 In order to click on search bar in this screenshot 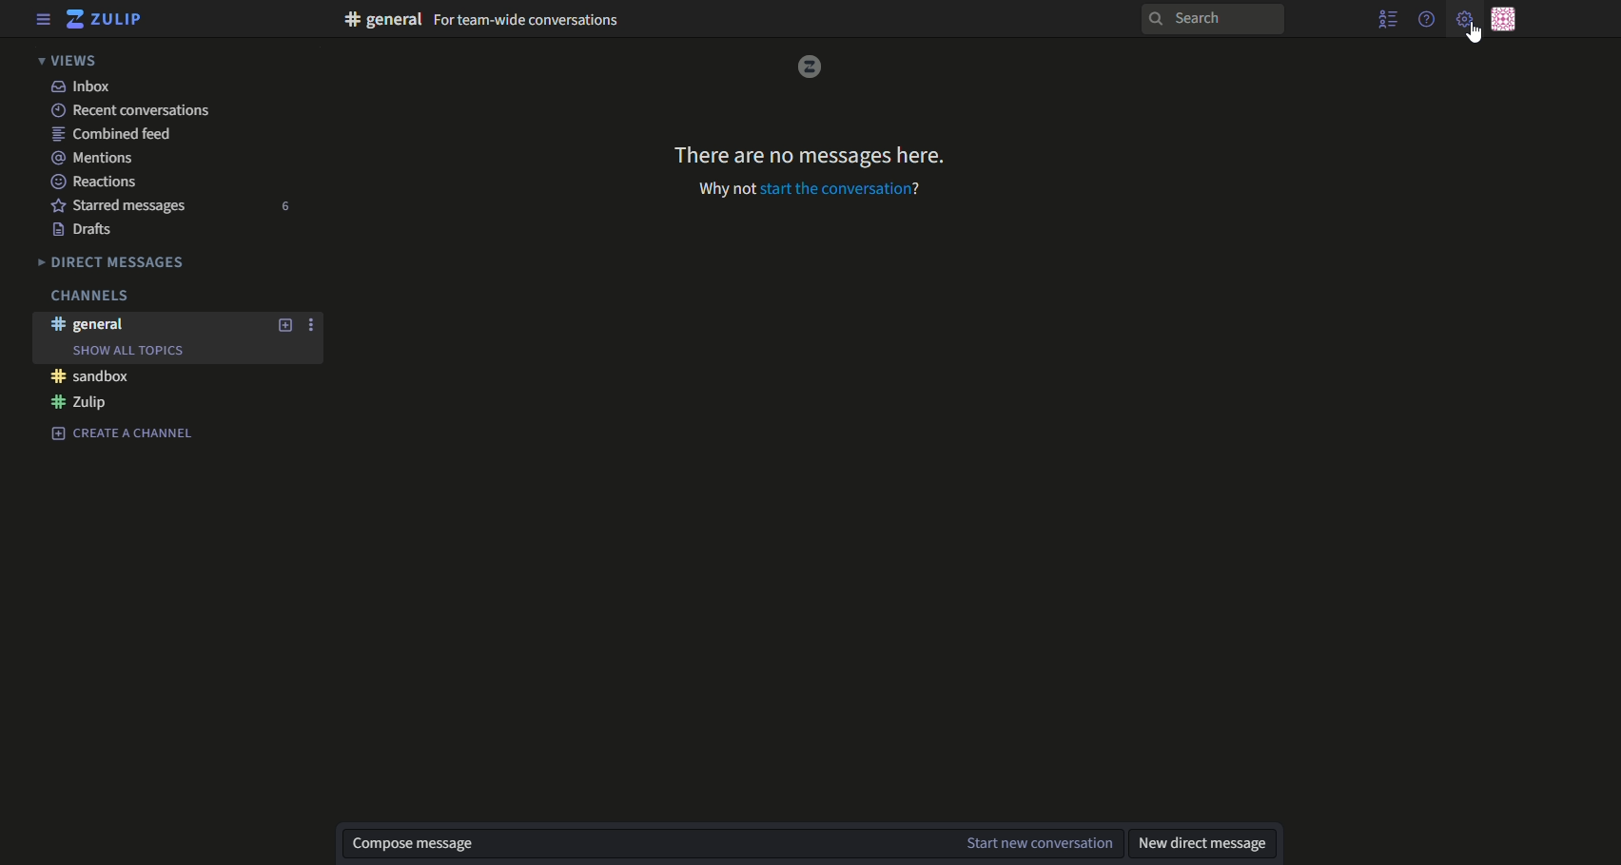, I will do `click(1210, 20)`.